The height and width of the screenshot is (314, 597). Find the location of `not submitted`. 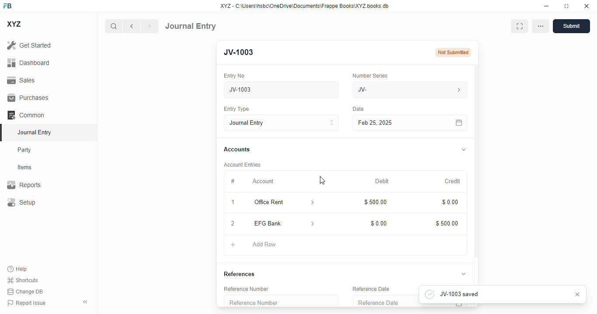

not submitted is located at coordinates (453, 53).